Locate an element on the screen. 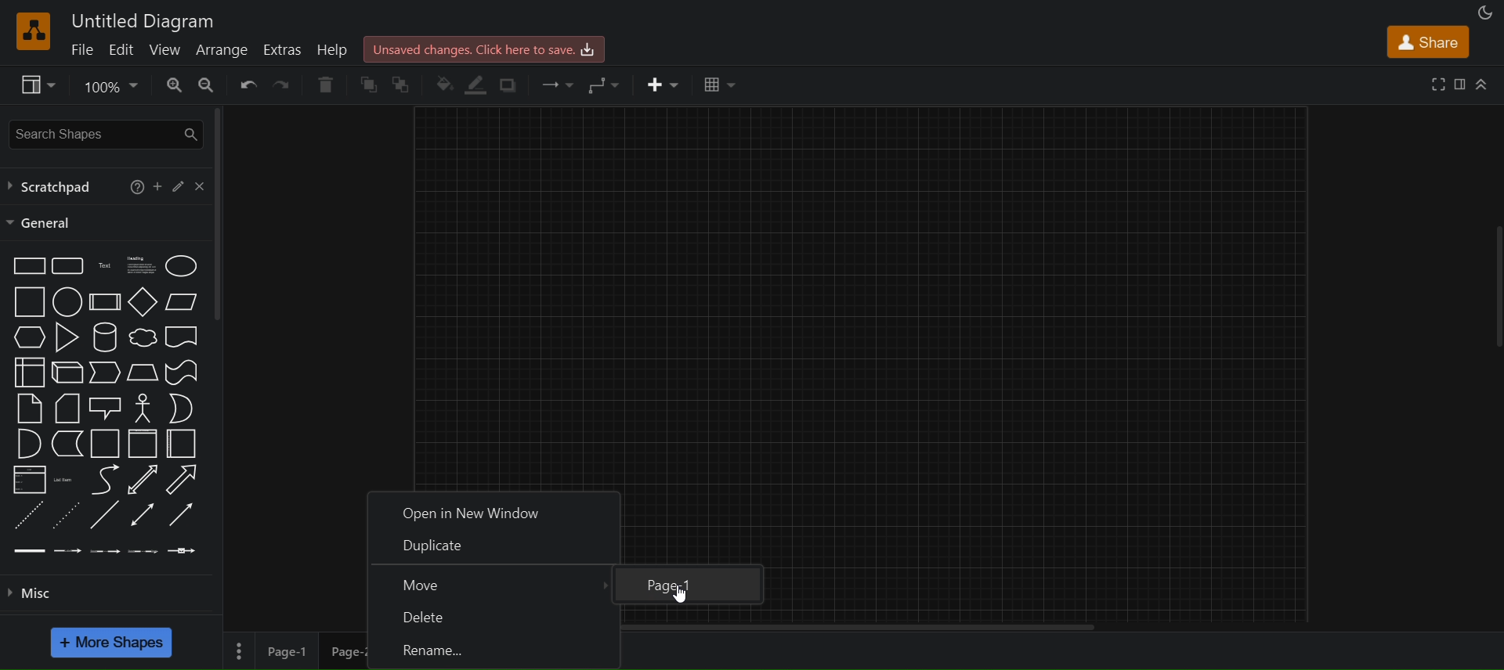  vertical container is located at coordinates (143, 443).